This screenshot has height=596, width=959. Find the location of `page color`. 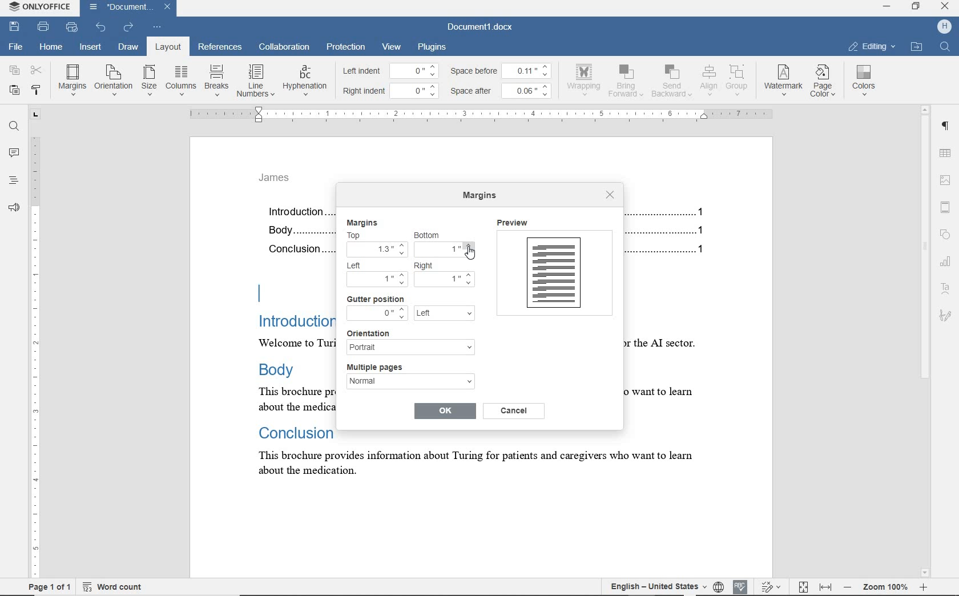

page color is located at coordinates (825, 82).